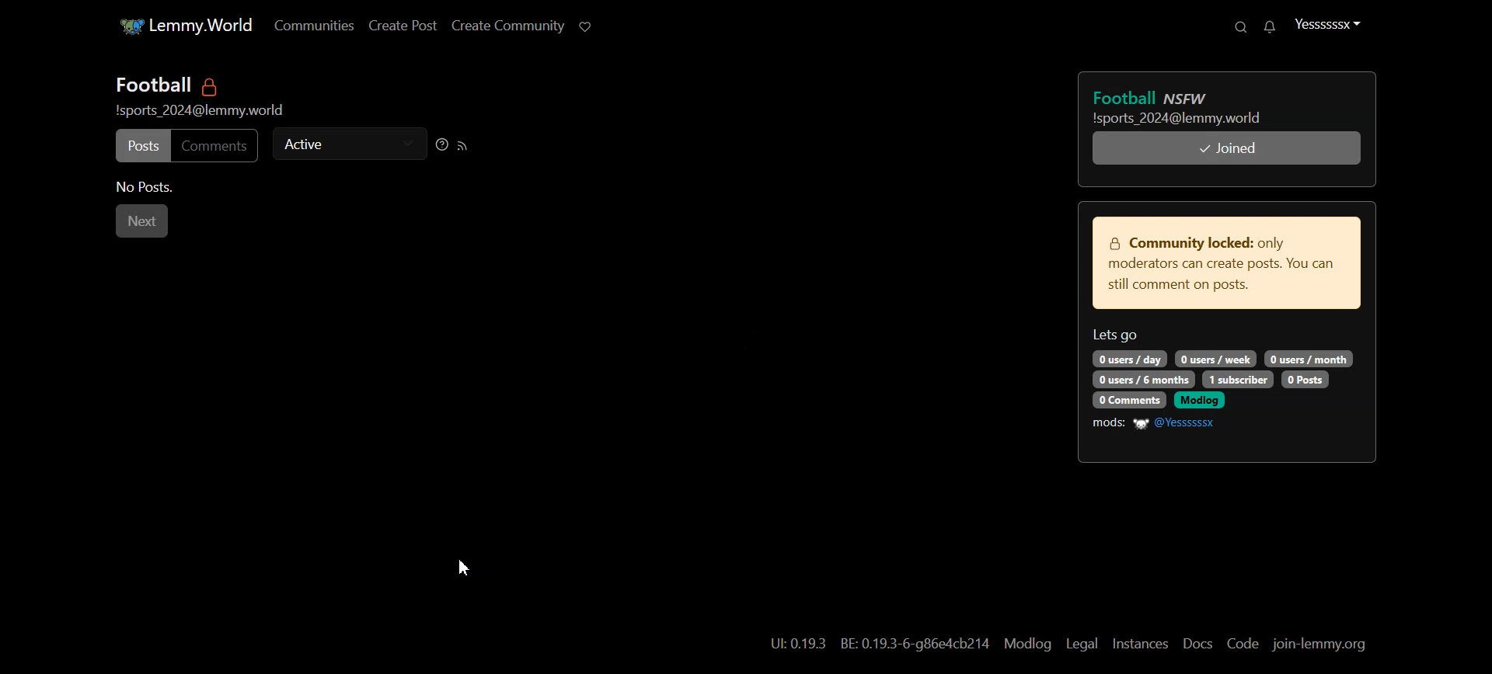  Describe the element at coordinates (1227, 264) in the screenshot. I see `Text` at that location.